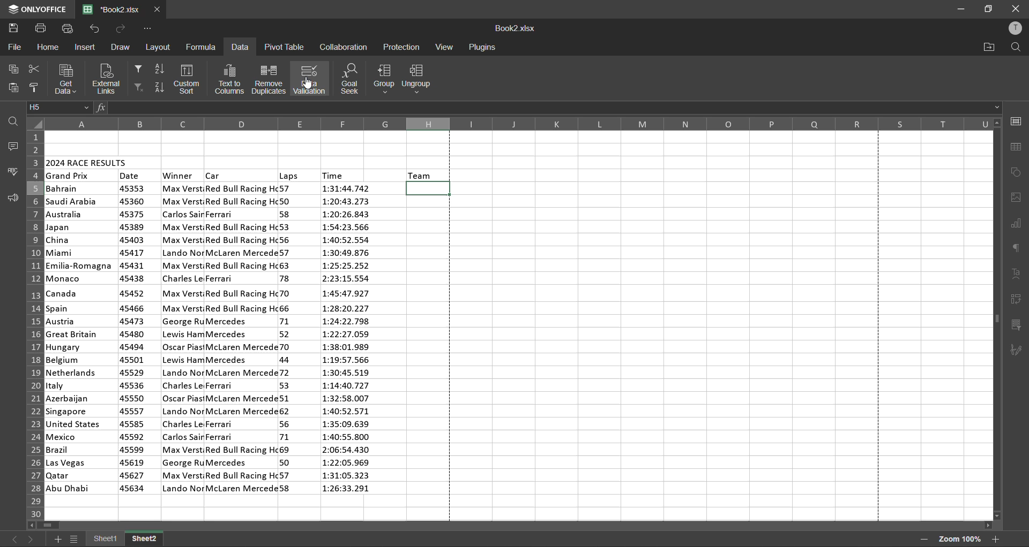  Describe the element at coordinates (1016, 225) in the screenshot. I see `charts` at that location.